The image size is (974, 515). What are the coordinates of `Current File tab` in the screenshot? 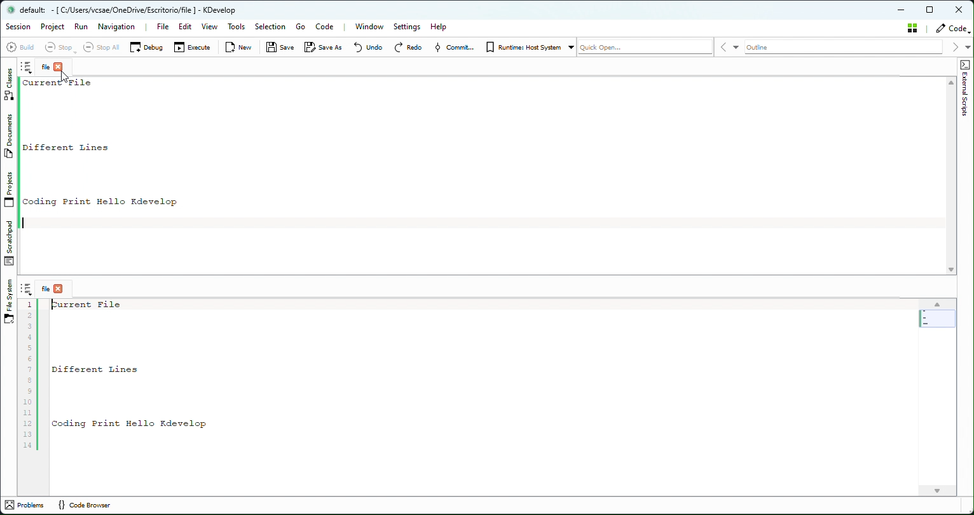 It's located at (53, 289).